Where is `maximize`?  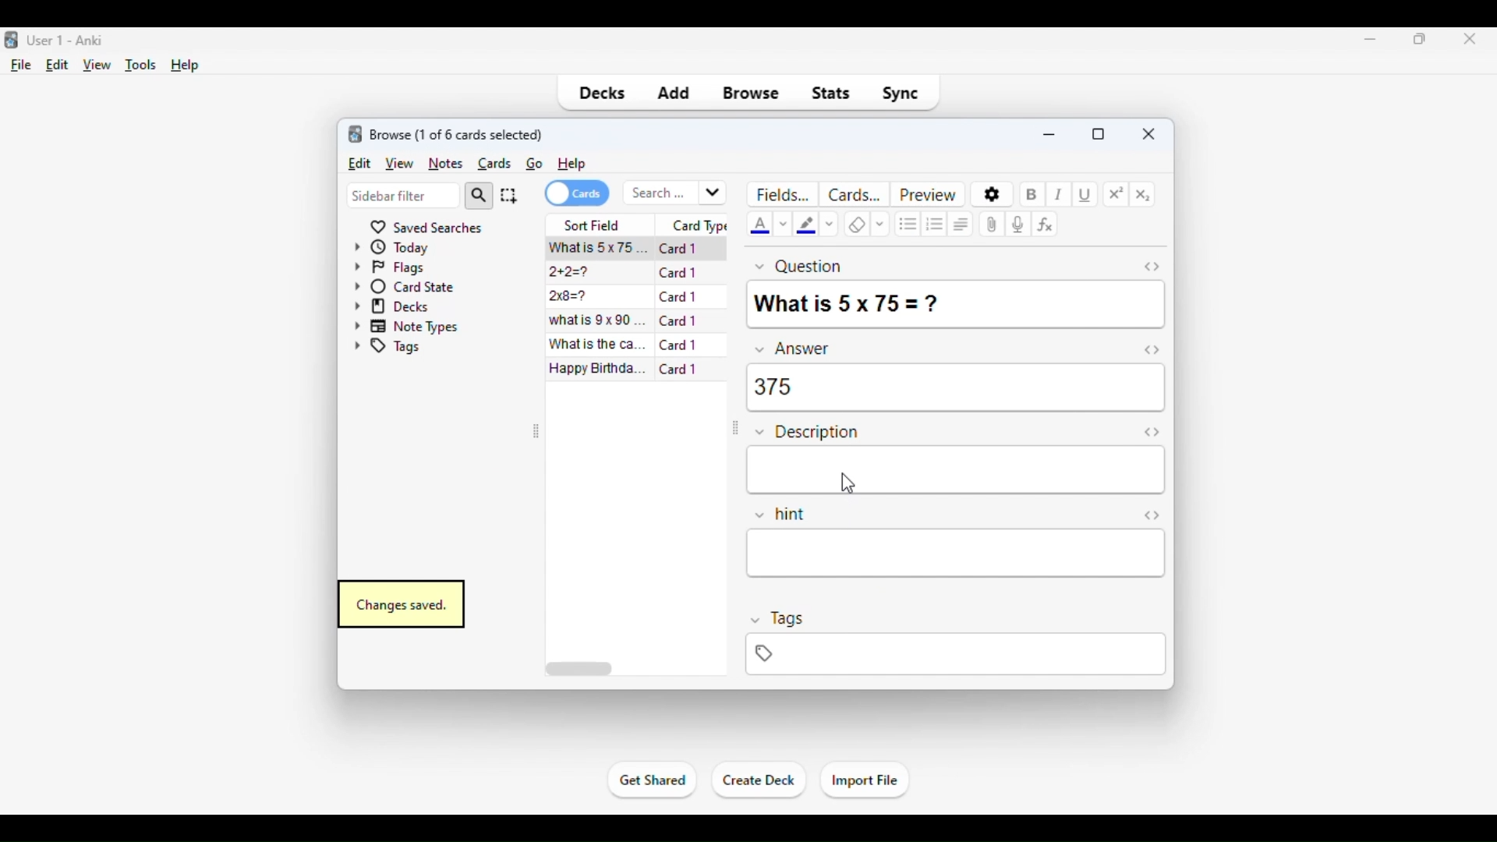
maximize is located at coordinates (1421, 38).